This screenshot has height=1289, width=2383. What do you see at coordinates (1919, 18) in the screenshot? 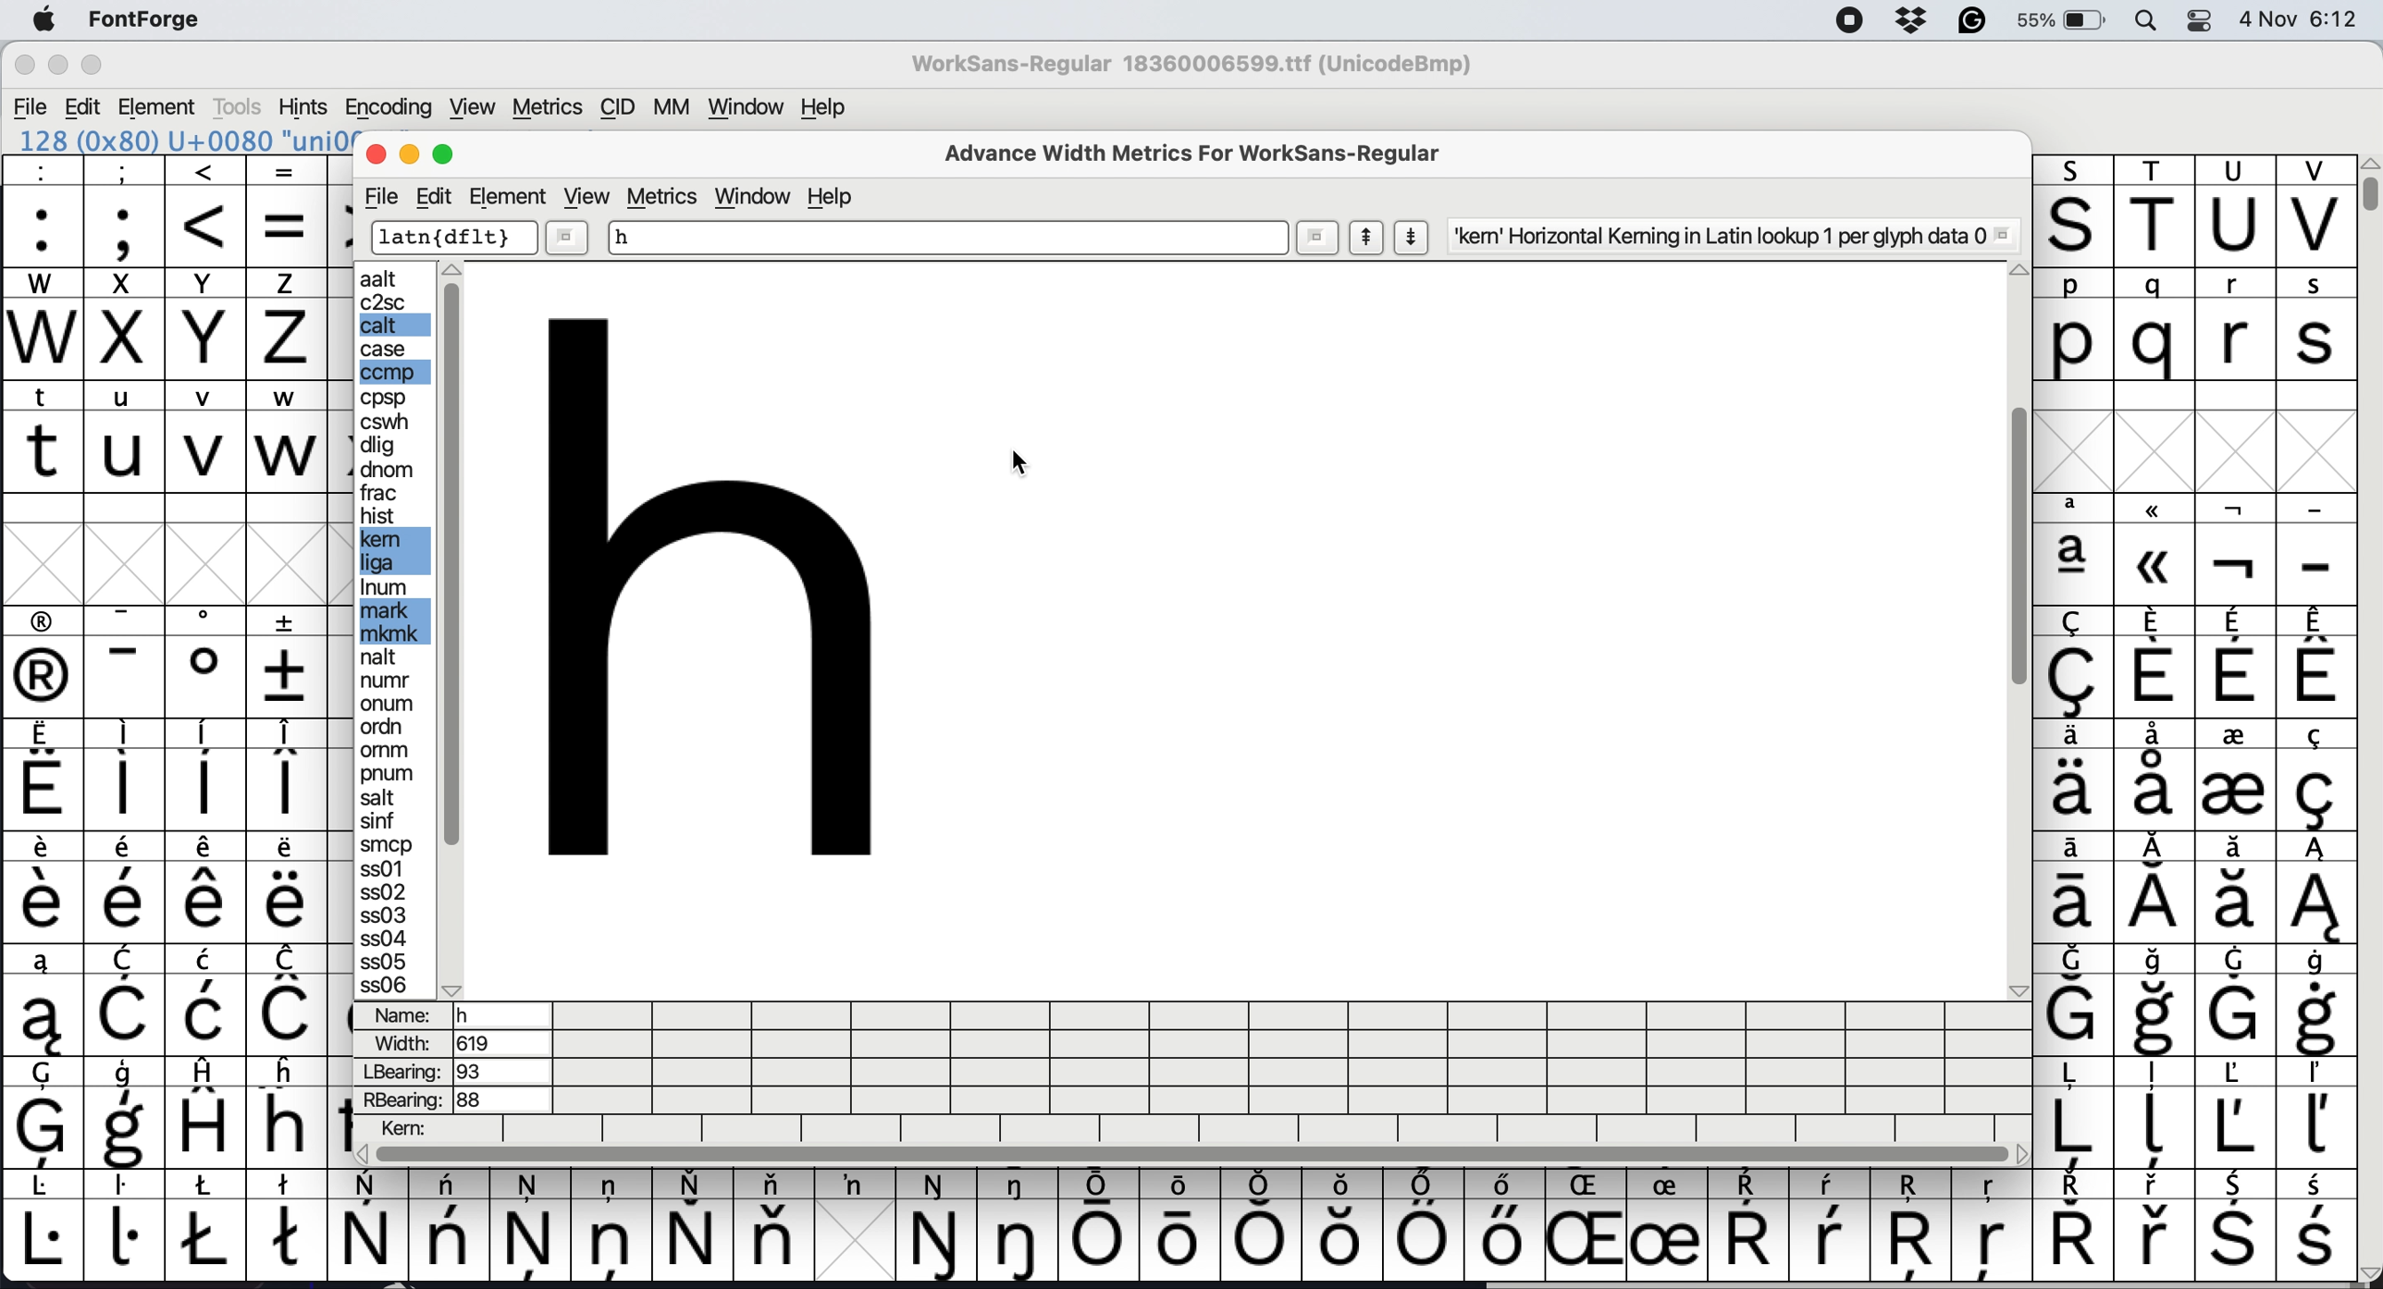
I see `dropbox` at bounding box center [1919, 18].